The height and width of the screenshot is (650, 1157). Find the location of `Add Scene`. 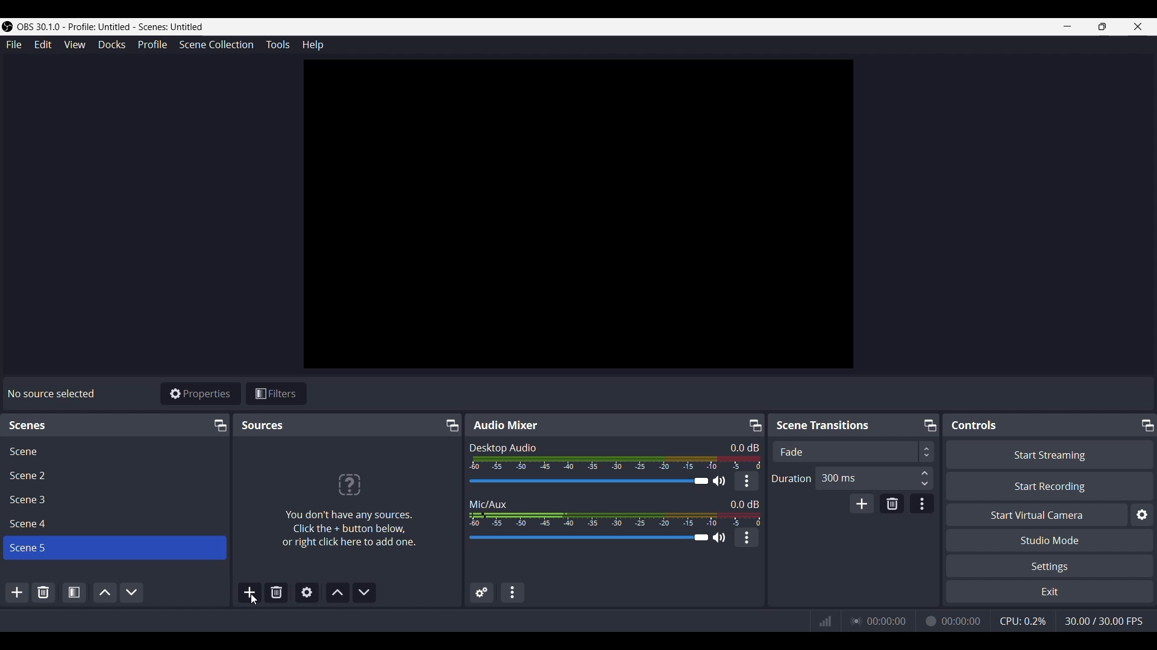

Add Scene is located at coordinates (17, 592).